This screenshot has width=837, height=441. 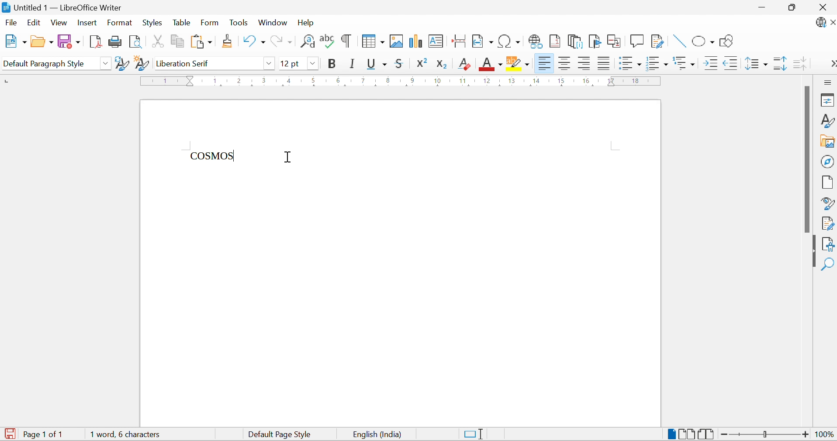 What do you see at coordinates (332, 64) in the screenshot?
I see `Bold` at bounding box center [332, 64].